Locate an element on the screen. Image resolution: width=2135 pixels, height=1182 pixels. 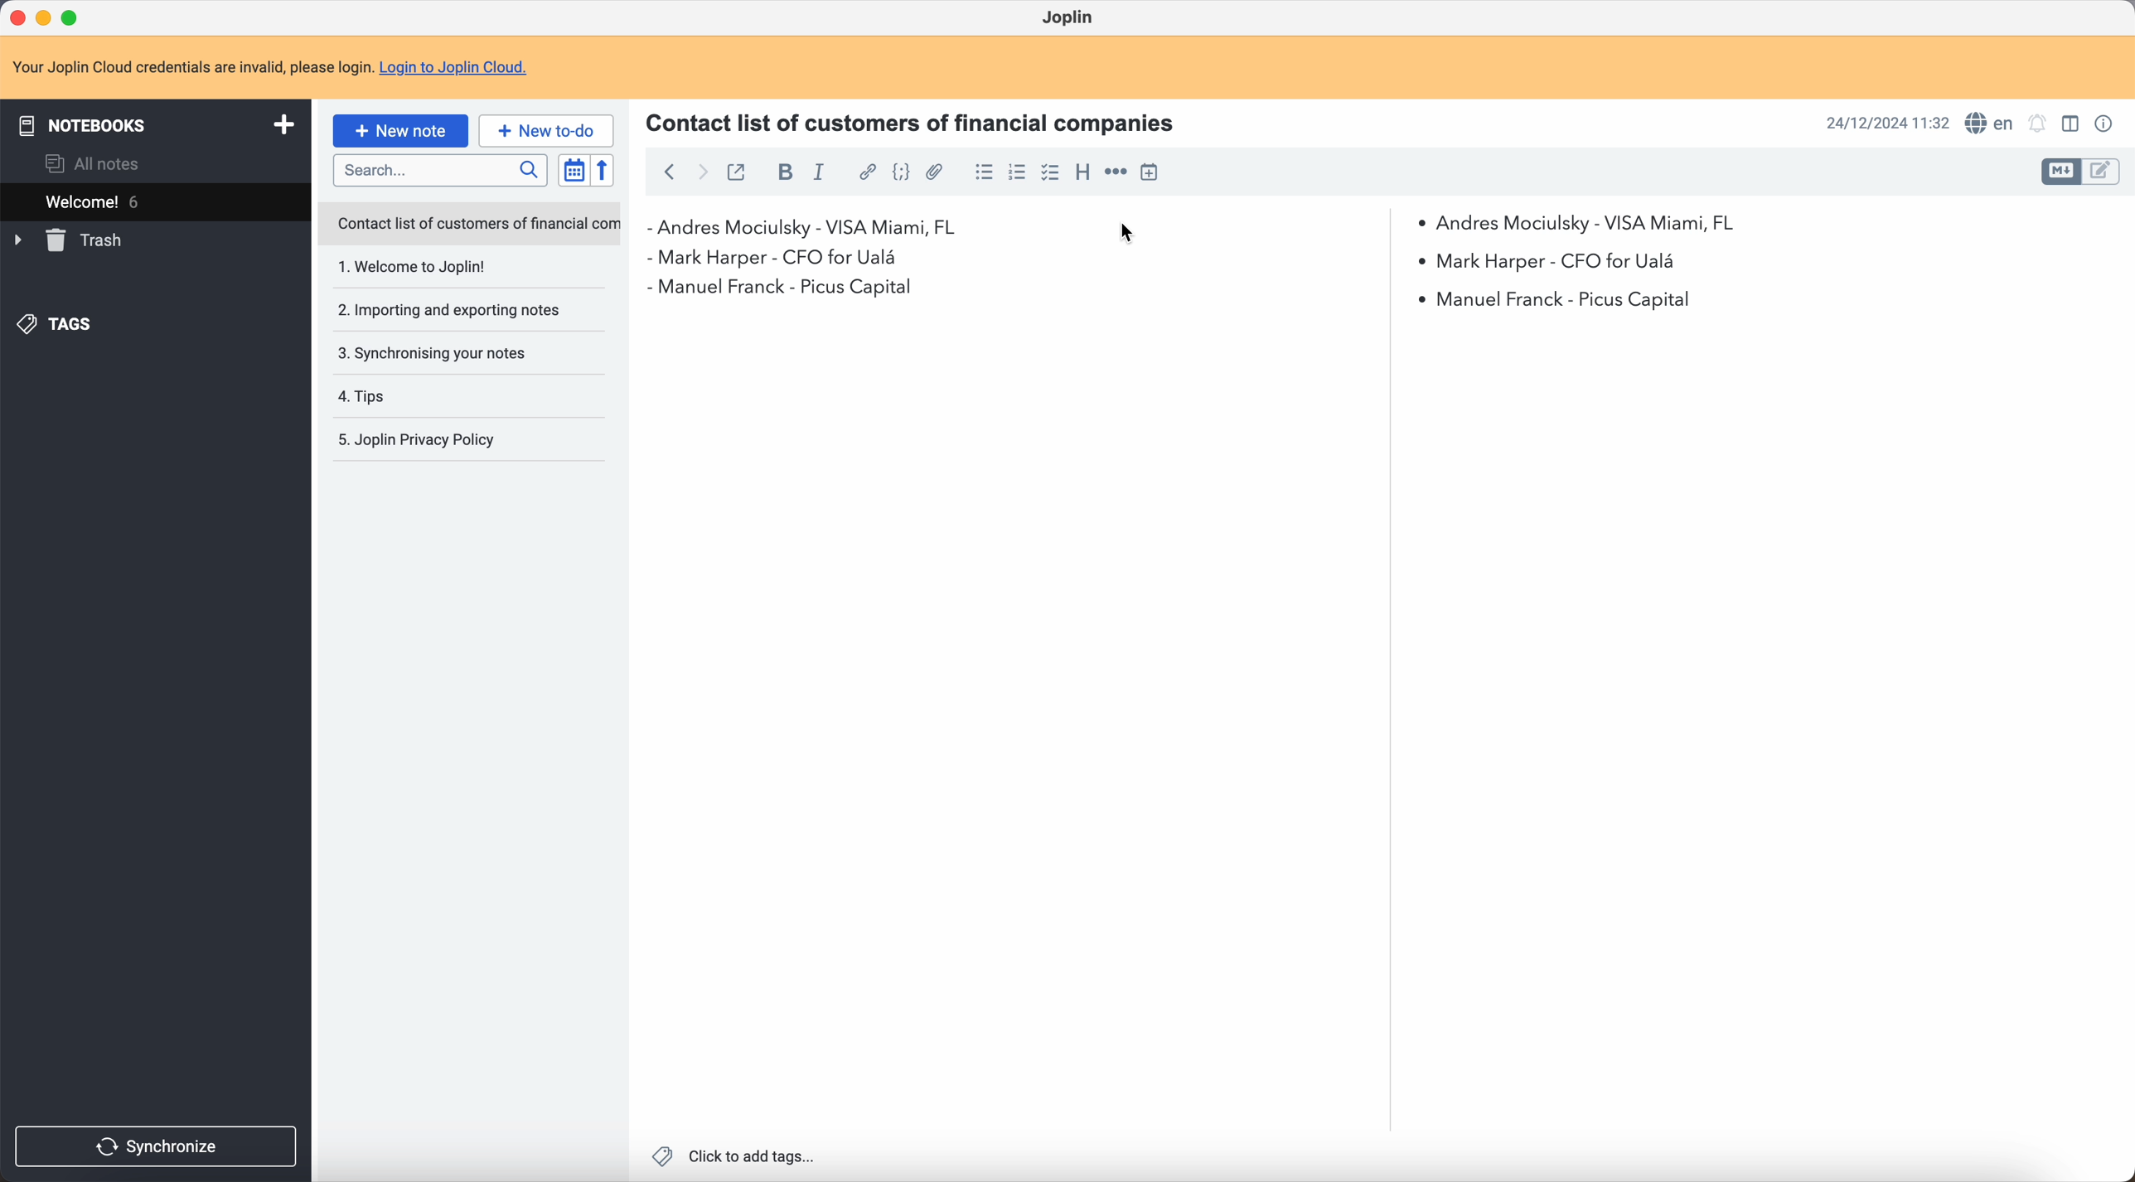
numbered list is located at coordinates (1019, 172).